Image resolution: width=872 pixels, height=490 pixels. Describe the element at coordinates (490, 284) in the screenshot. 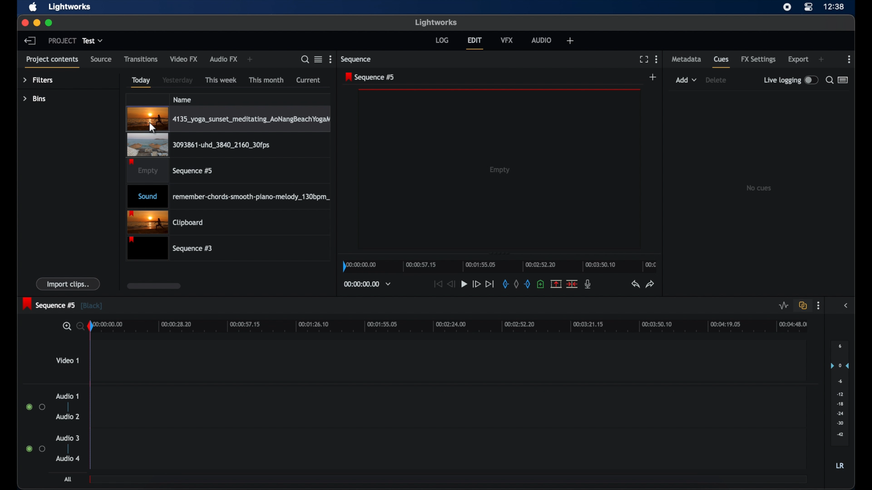

I see `jump to end` at that location.